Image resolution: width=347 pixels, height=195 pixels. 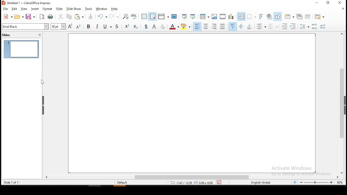 What do you see at coordinates (92, 17) in the screenshot?
I see `clone formatting` at bounding box center [92, 17].